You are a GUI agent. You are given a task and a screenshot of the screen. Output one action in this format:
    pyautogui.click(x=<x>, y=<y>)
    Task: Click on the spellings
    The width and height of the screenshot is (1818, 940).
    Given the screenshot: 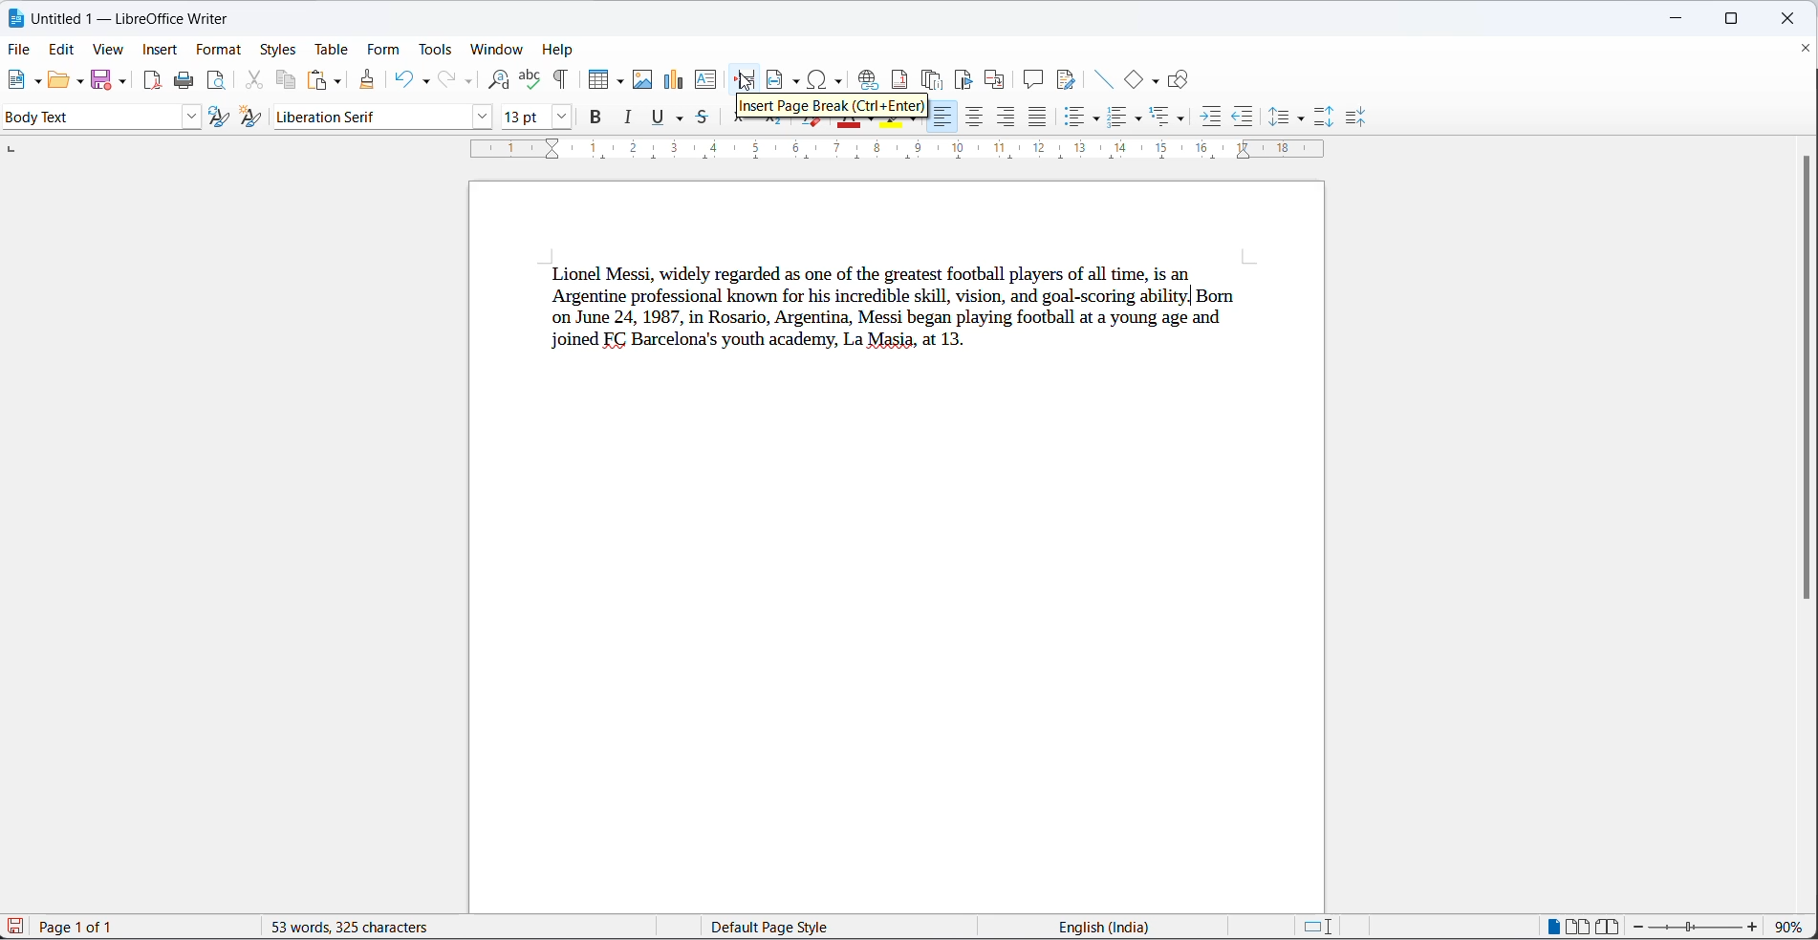 What is the action you would take?
    pyautogui.click(x=531, y=80)
    